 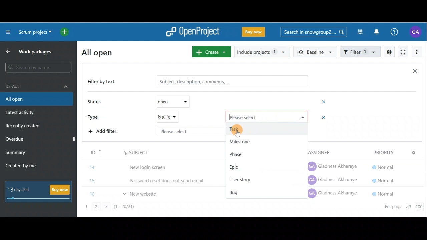 What do you see at coordinates (36, 99) in the screenshot?
I see `All open` at bounding box center [36, 99].